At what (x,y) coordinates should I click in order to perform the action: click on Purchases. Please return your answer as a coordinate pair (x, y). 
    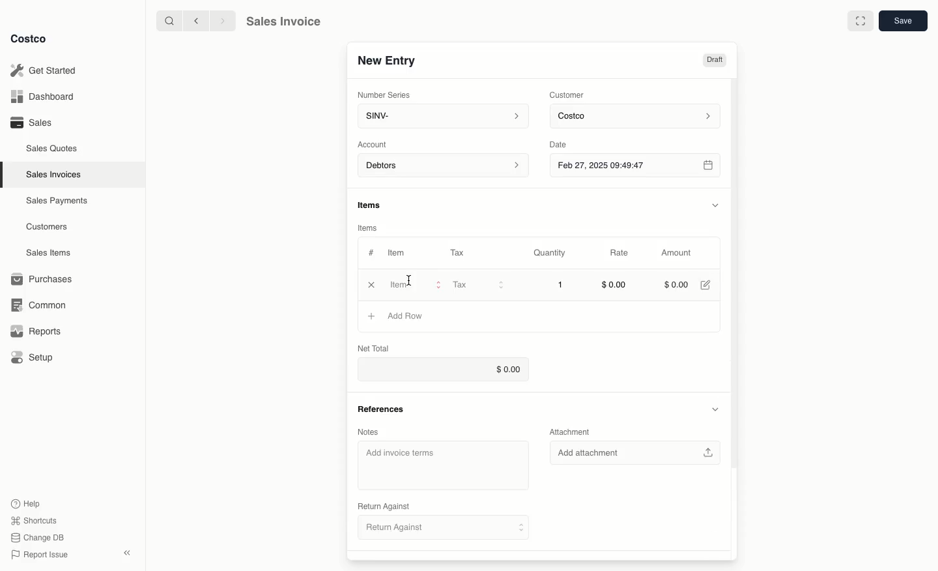
    Looking at the image, I should click on (42, 279).